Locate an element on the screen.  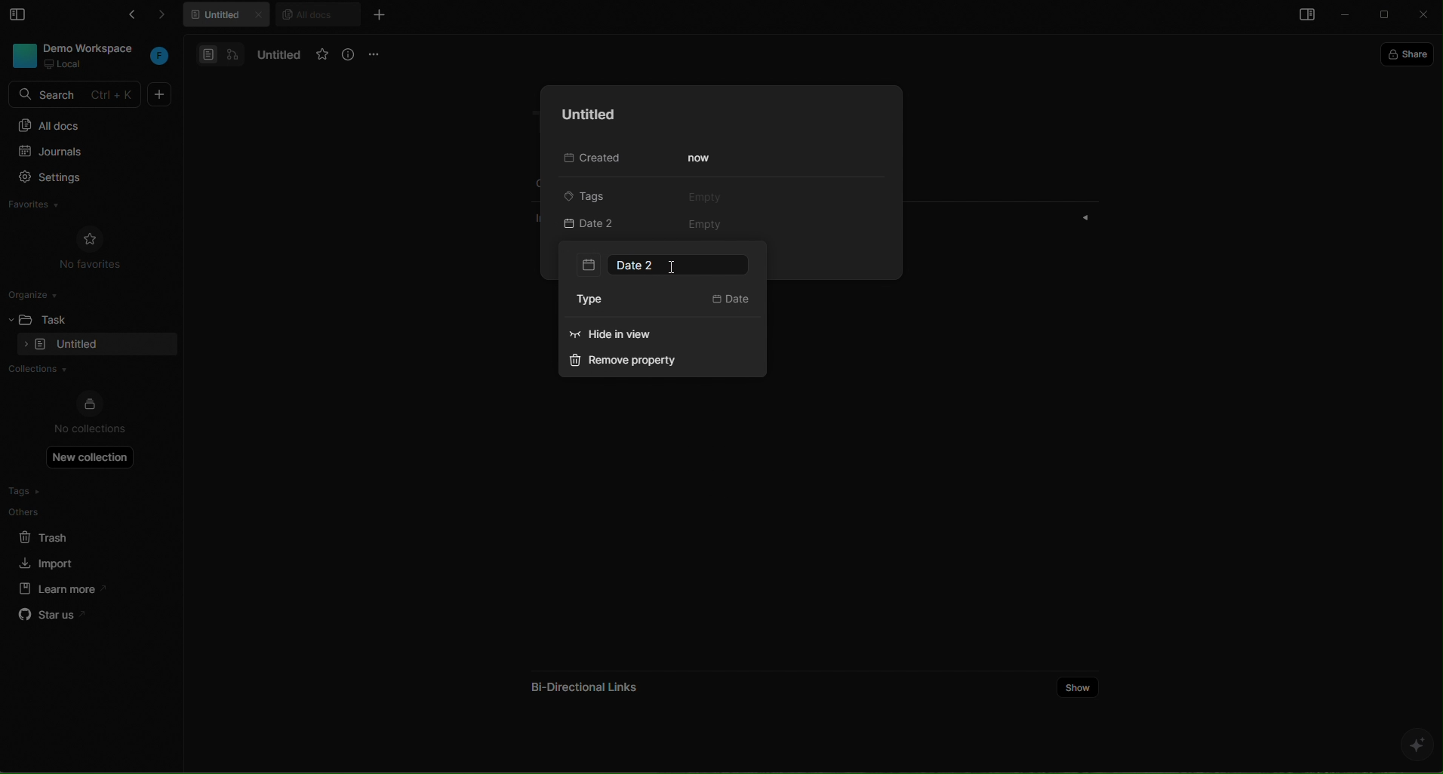
add property is located at coordinates (608, 225).